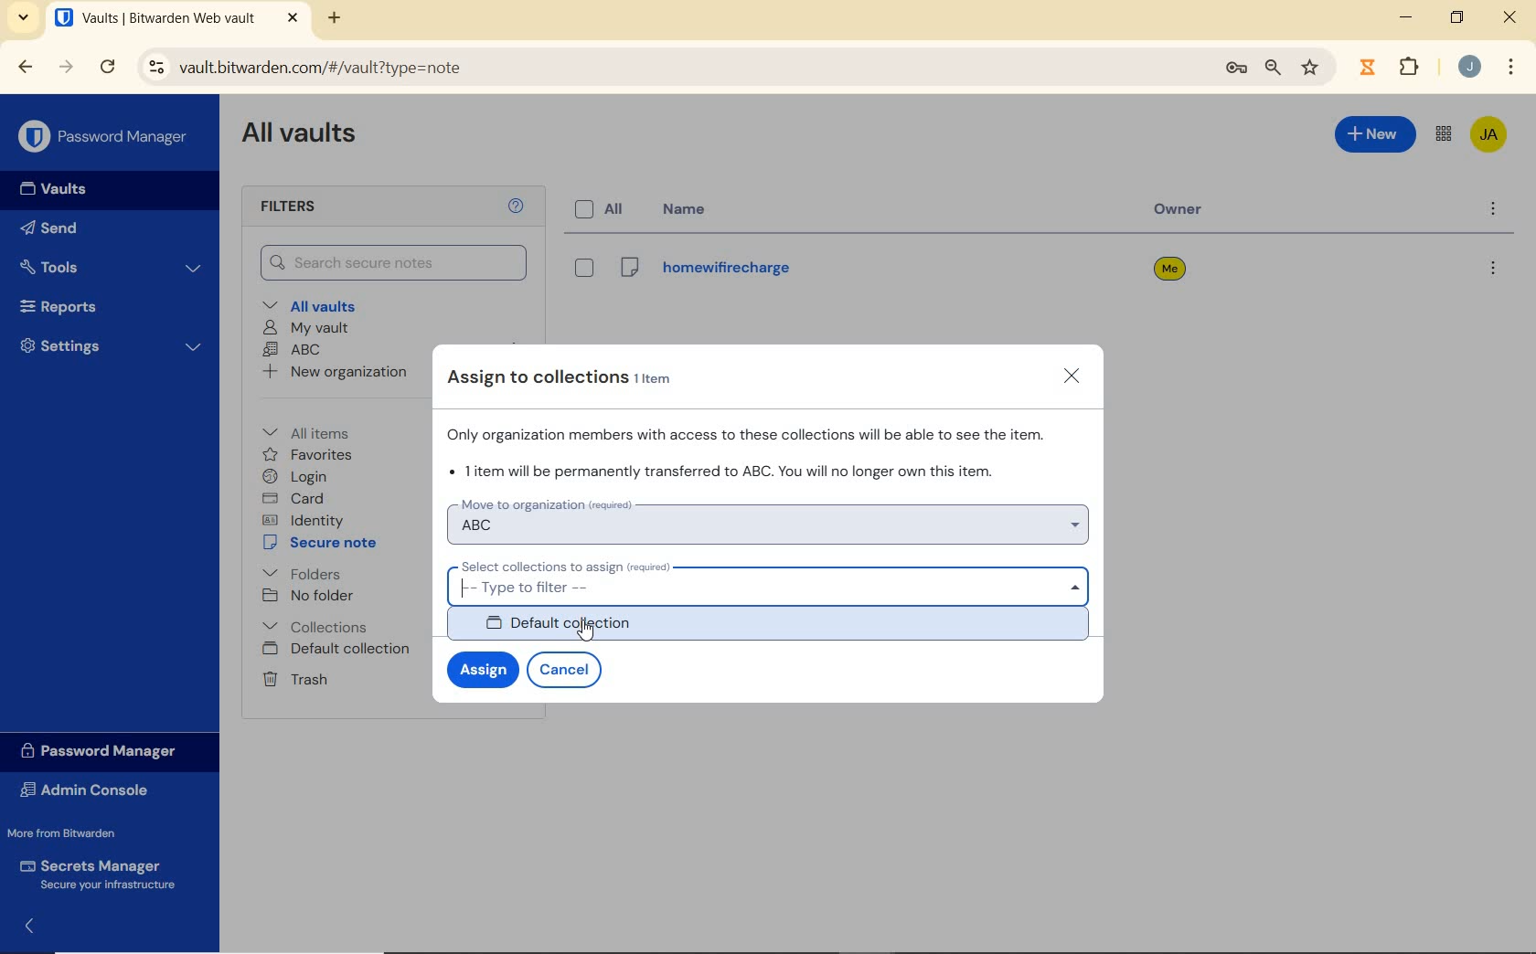 The height and width of the screenshot is (954, 1536). What do you see at coordinates (1491, 270) in the screenshot?
I see `more options` at bounding box center [1491, 270].